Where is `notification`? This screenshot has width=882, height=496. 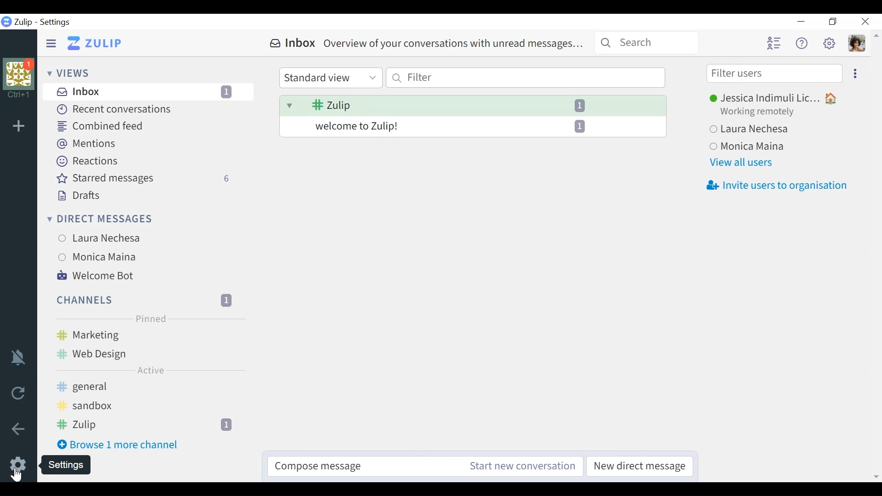 notification is located at coordinates (19, 356).